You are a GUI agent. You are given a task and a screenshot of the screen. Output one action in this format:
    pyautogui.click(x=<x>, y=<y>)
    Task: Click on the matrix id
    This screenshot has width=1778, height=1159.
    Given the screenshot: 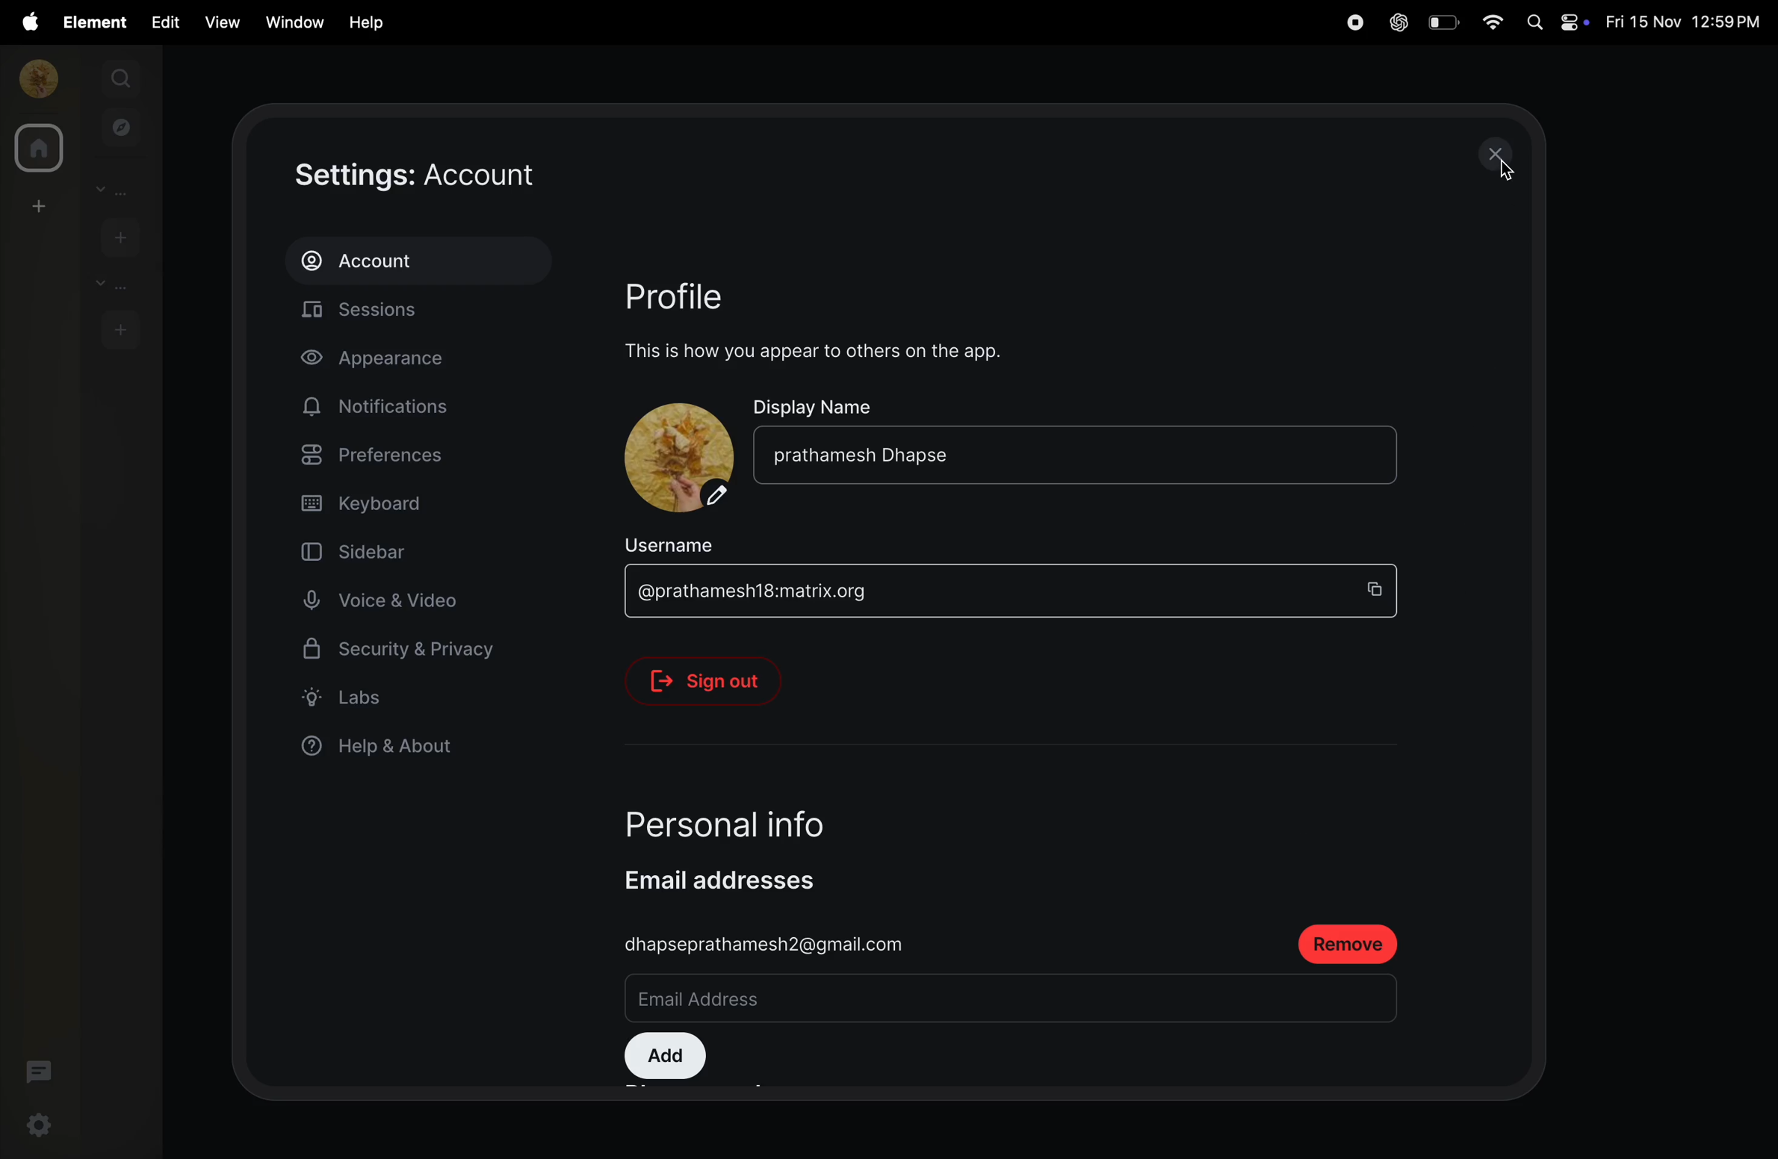 What is the action you would take?
    pyautogui.click(x=762, y=590)
    